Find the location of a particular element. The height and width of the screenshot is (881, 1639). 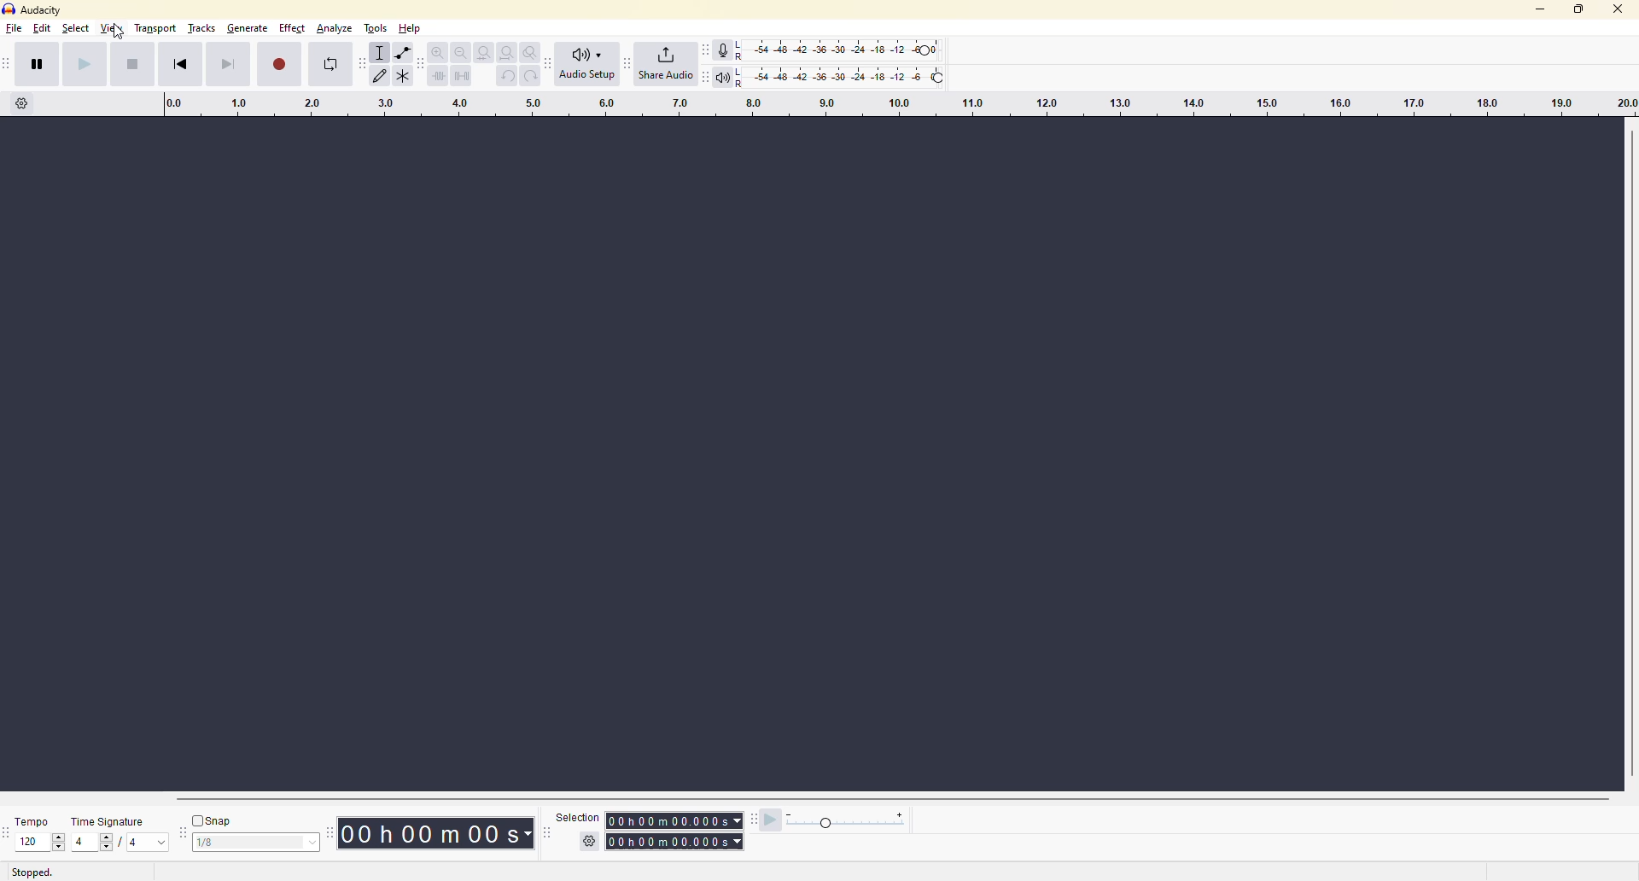

audacity tools toolbar is located at coordinates (329, 834).